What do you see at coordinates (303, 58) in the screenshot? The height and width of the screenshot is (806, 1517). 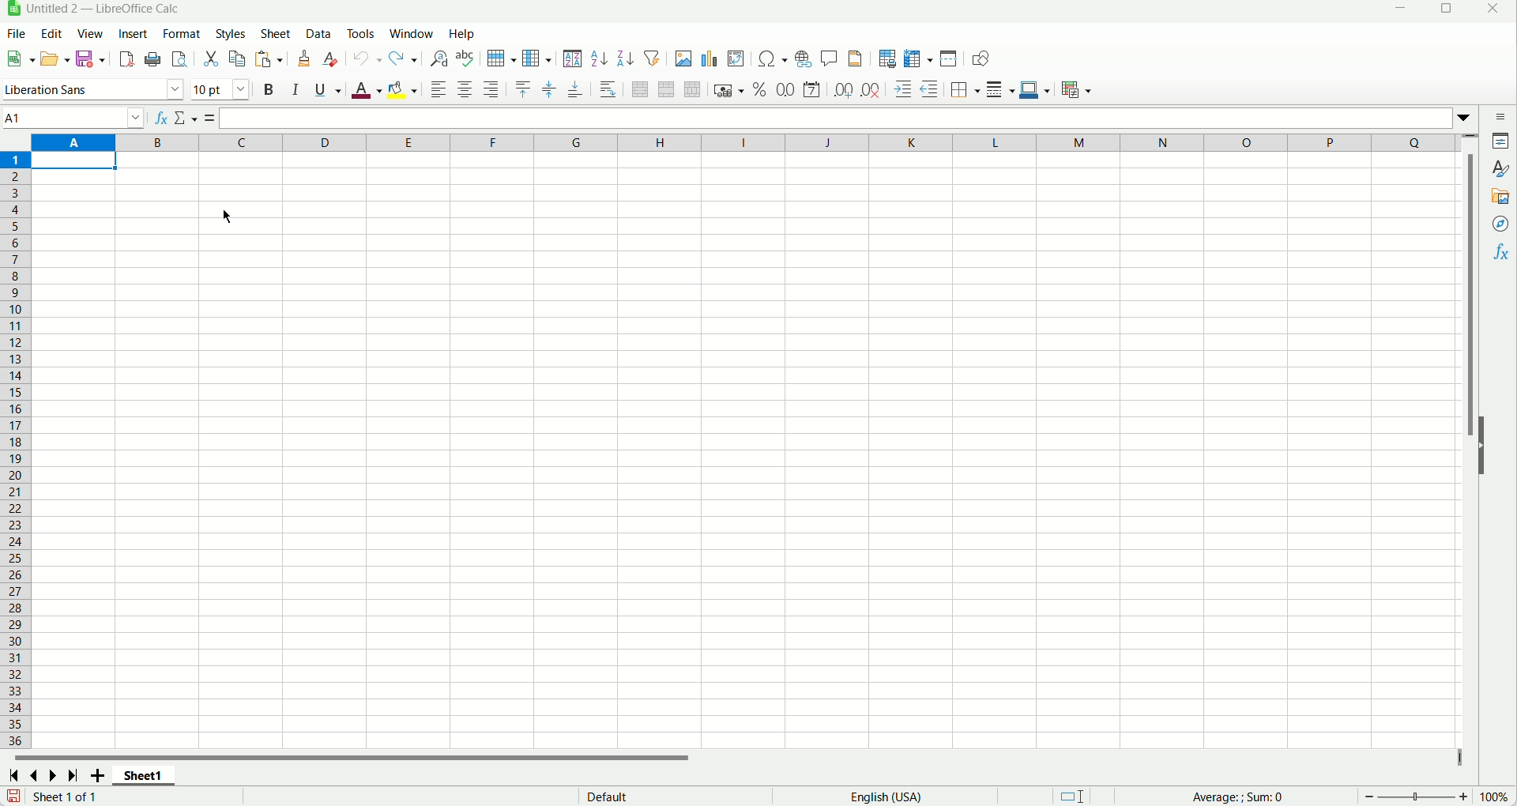 I see `Clone formatting` at bounding box center [303, 58].